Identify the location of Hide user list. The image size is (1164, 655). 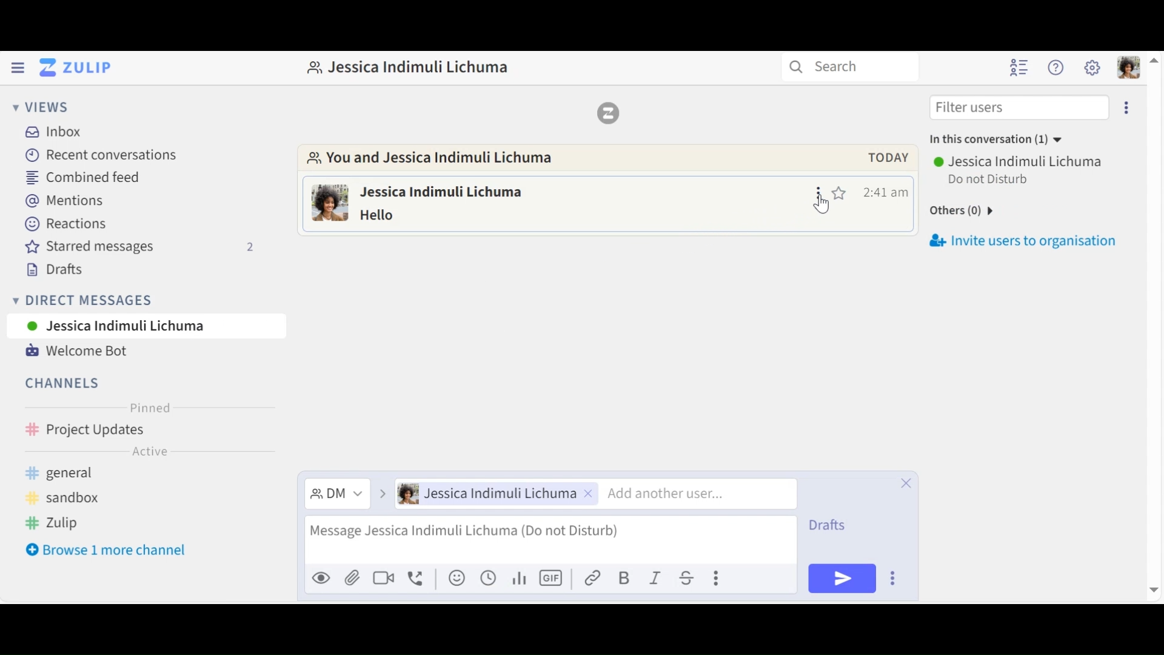
(1019, 68).